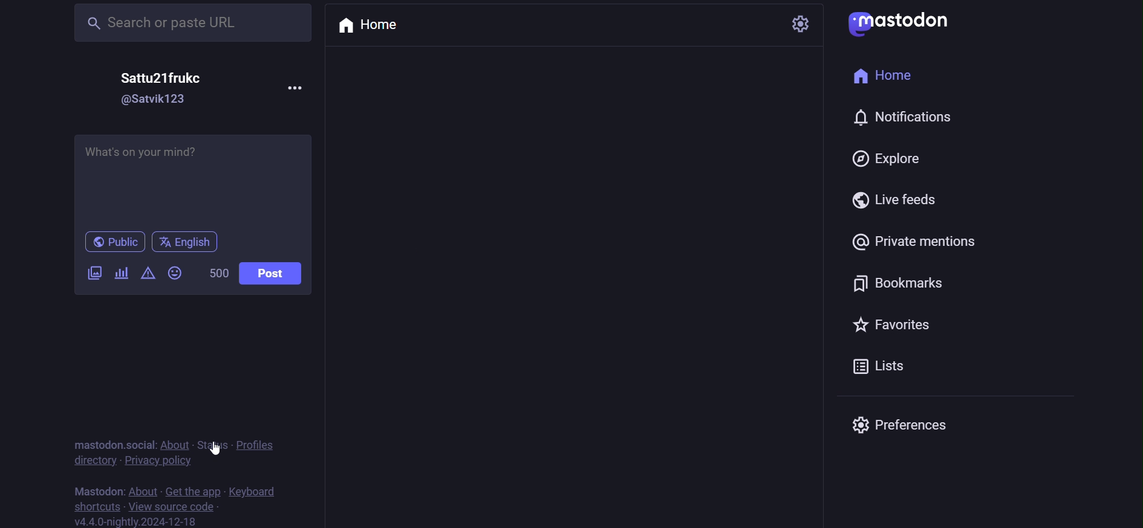  Describe the element at coordinates (177, 274) in the screenshot. I see `emiji` at that location.